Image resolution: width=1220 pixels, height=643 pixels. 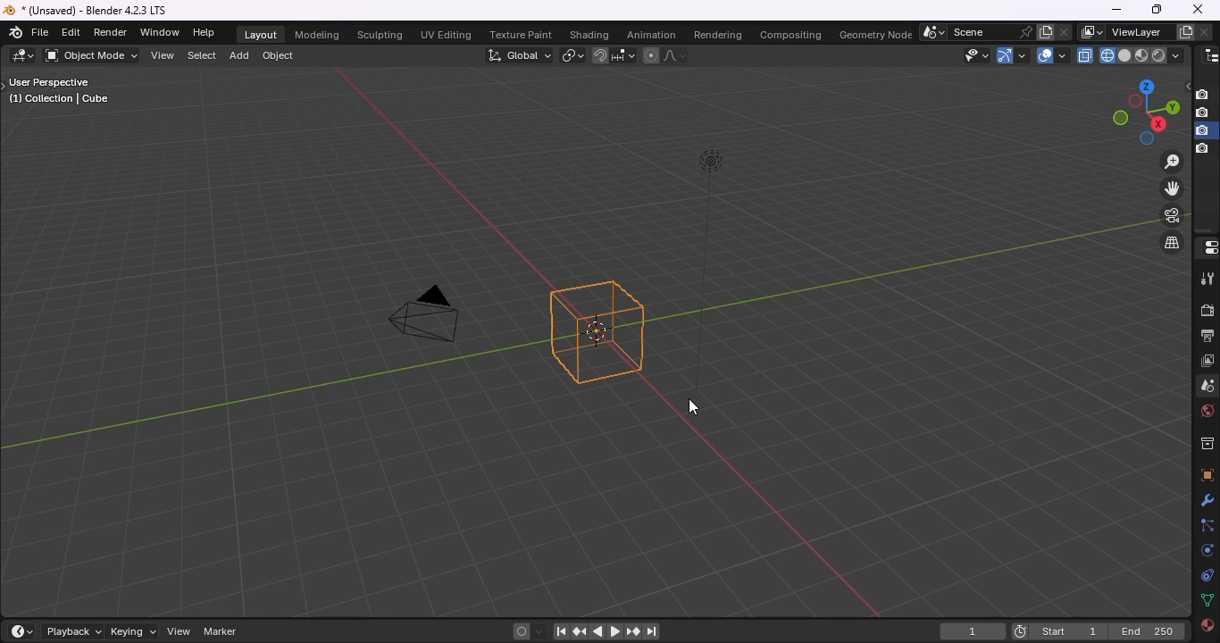 I want to click on toggle x-ray, so click(x=1086, y=55).